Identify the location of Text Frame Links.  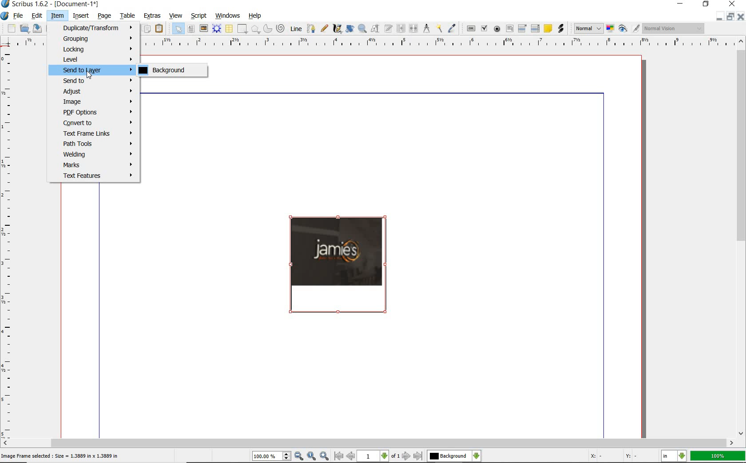
(95, 133).